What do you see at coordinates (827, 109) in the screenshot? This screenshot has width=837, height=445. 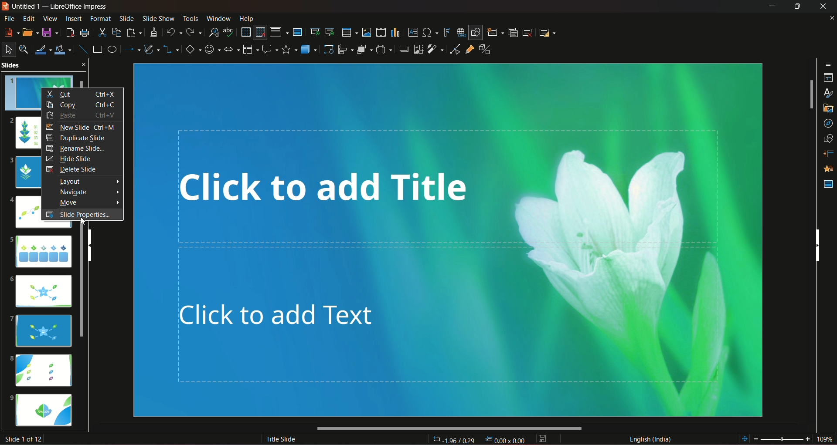 I see `gallery` at bounding box center [827, 109].